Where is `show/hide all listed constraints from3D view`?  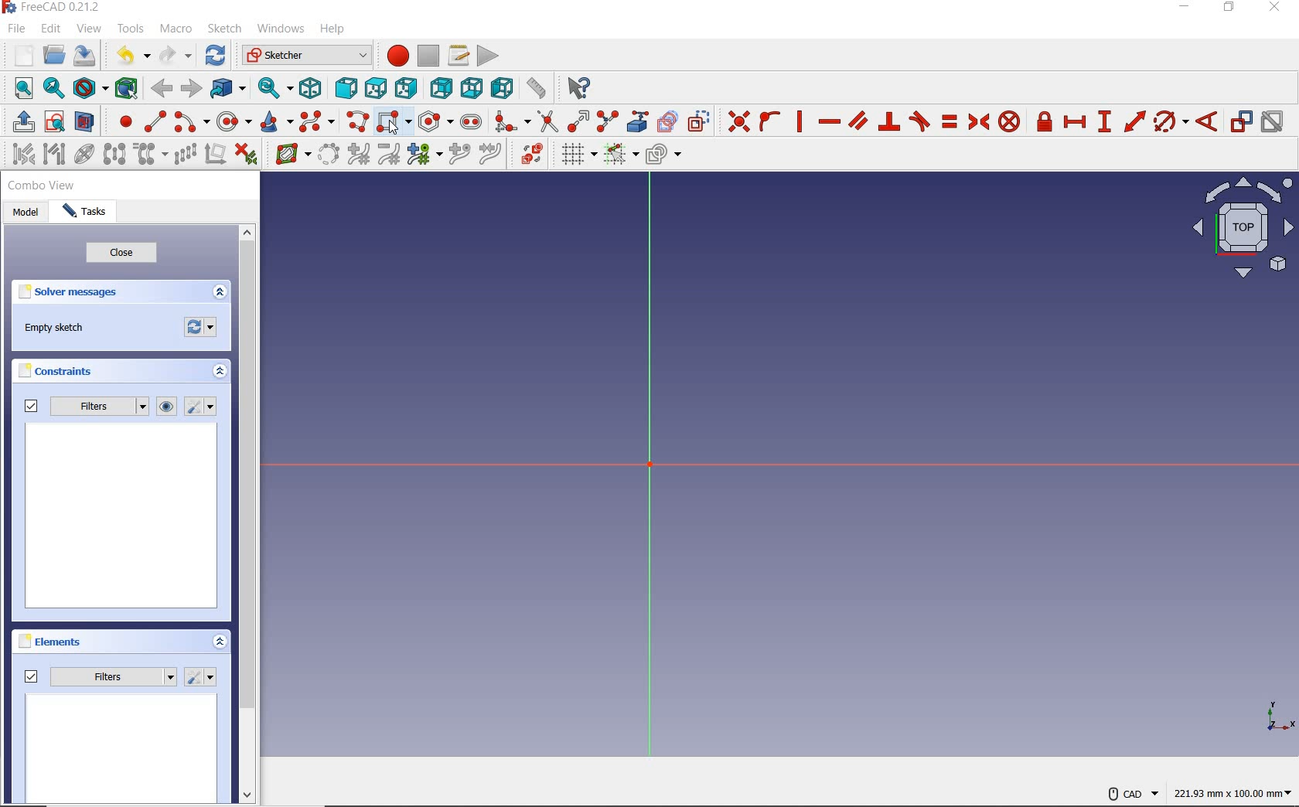
show/hide all listed constraints from3D view is located at coordinates (167, 407).